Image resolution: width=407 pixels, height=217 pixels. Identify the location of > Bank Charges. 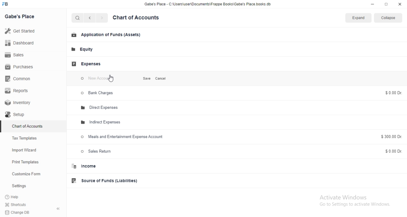
(100, 94).